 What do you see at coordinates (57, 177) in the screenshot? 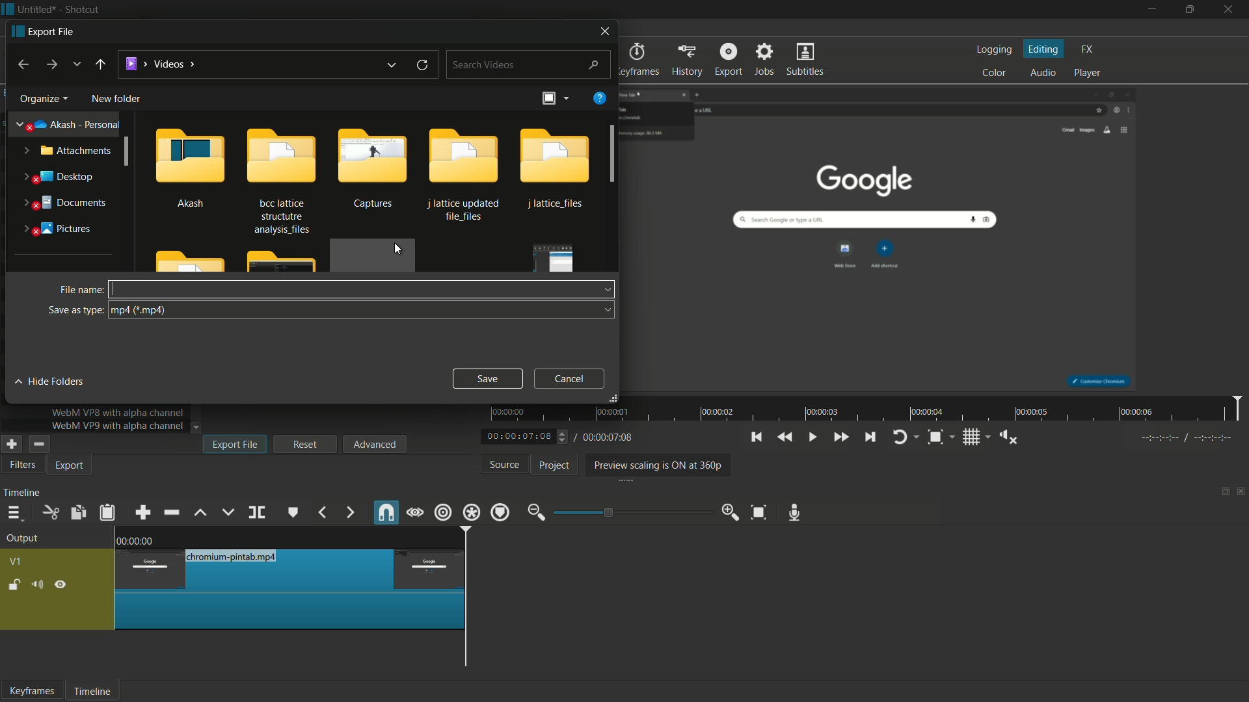
I see `desktop` at bounding box center [57, 177].